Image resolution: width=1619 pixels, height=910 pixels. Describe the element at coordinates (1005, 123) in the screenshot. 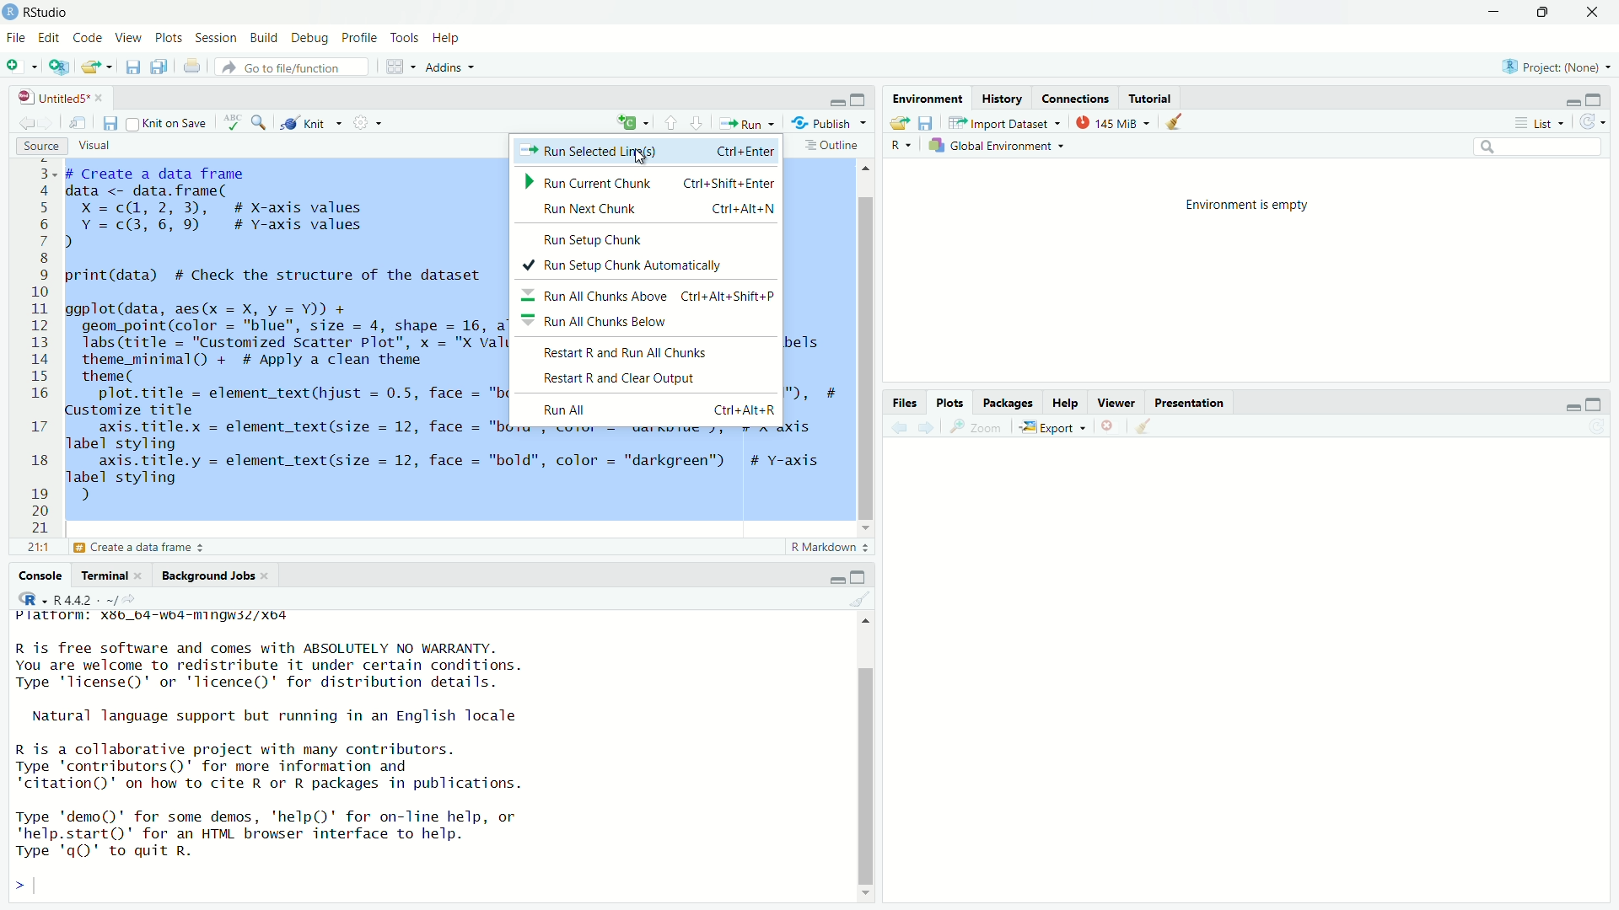

I see `Import dataset` at that location.